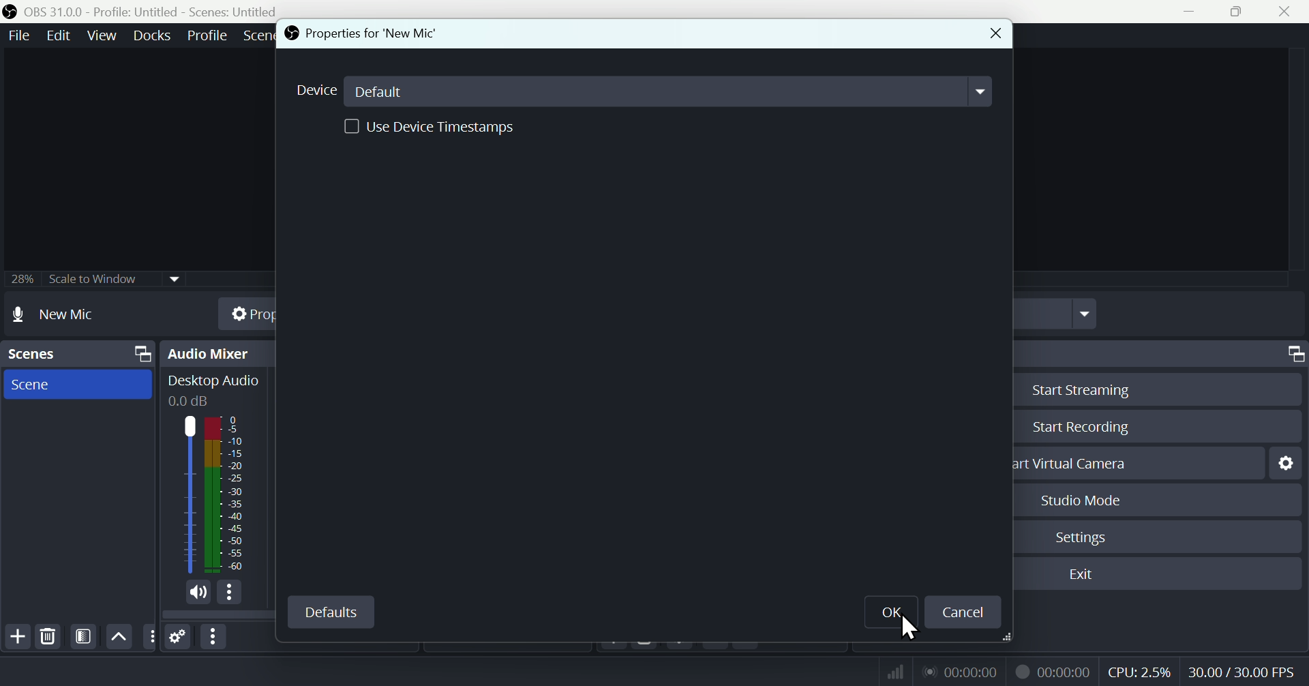  I want to click on Studio mode, so click(1082, 500).